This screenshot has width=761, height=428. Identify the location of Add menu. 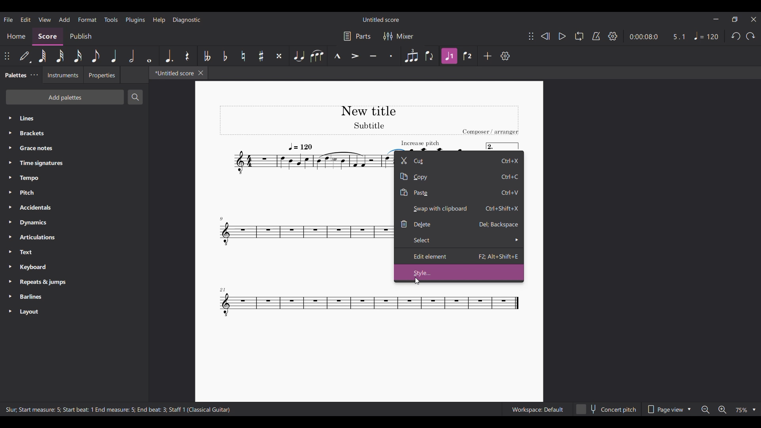
(65, 20).